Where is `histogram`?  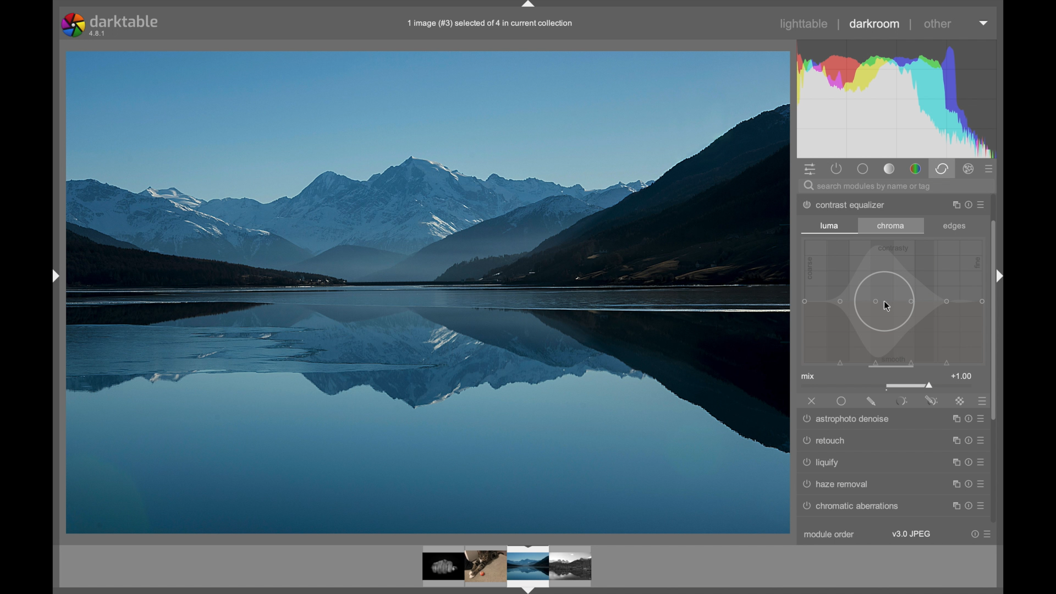 histogram is located at coordinates (898, 98).